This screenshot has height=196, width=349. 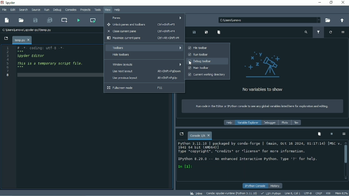 What do you see at coordinates (341, 21) in the screenshot?
I see `Change to parent directory` at bounding box center [341, 21].